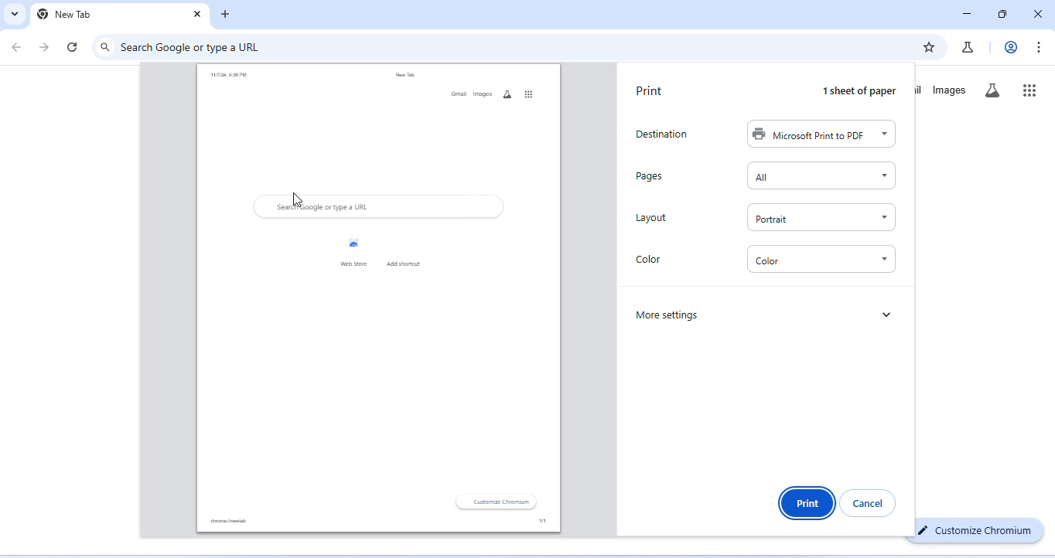 The height and width of the screenshot is (558, 1055). What do you see at coordinates (1002, 15) in the screenshot?
I see `maximize` at bounding box center [1002, 15].